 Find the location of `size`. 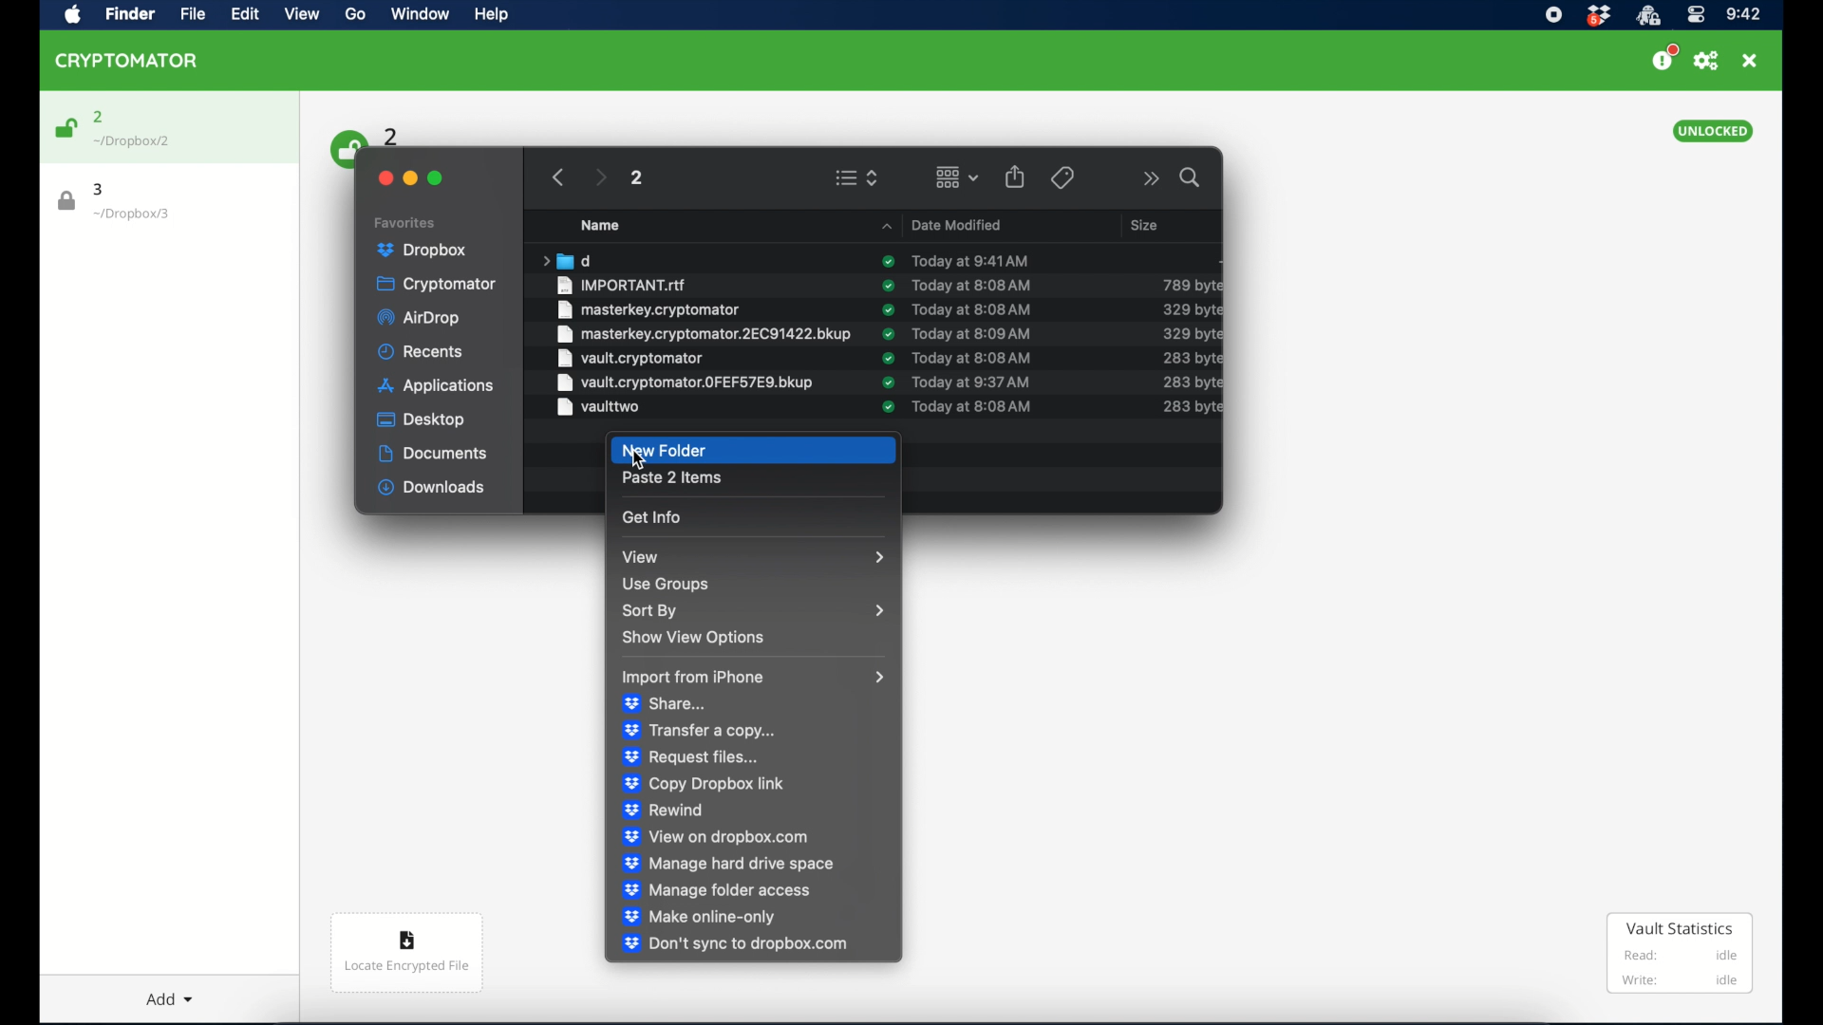

size is located at coordinates (1190, 359).